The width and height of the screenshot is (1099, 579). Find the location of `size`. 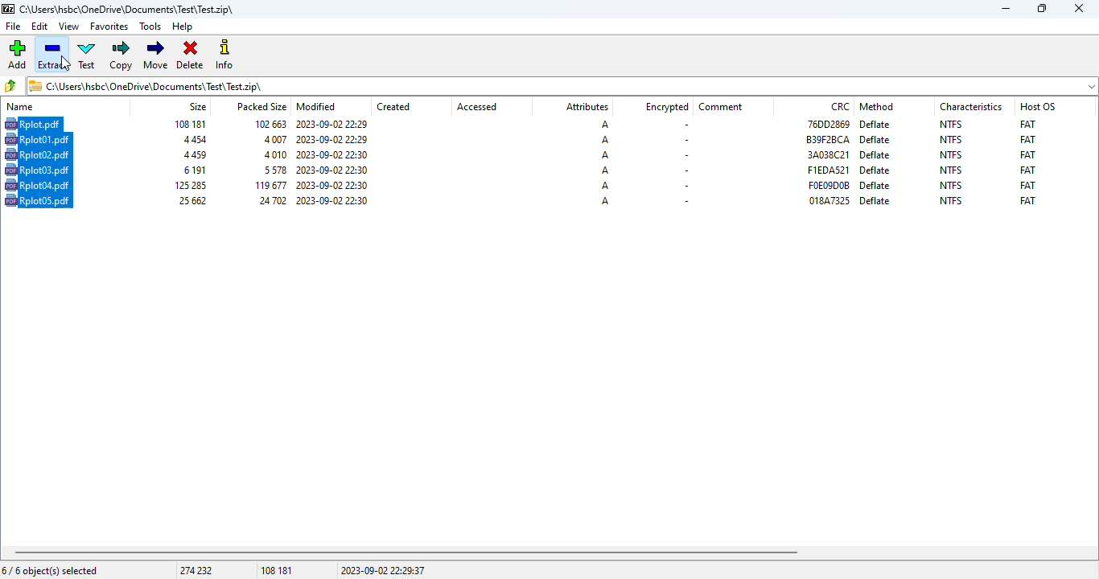

size is located at coordinates (193, 155).